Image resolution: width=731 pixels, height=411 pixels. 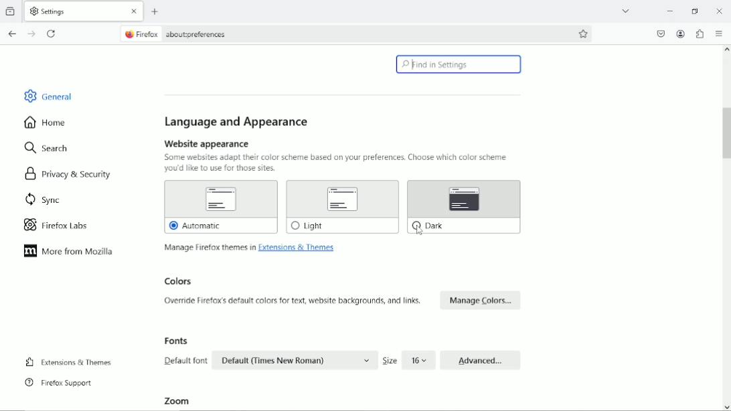 What do you see at coordinates (69, 254) in the screenshot?
I see `More from mozilla` at bounding box center [69, 254].